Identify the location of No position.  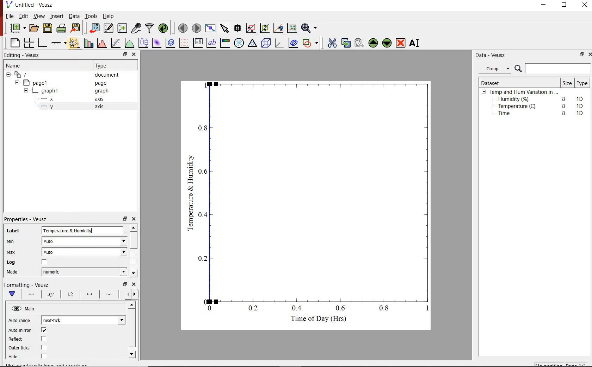
(549, 365).